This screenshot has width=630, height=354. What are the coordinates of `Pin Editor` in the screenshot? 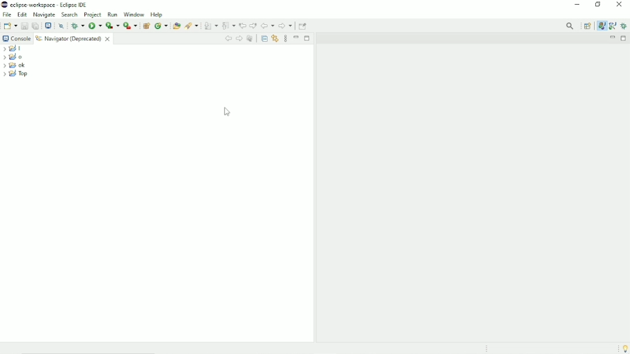 It's located at (303, 25).